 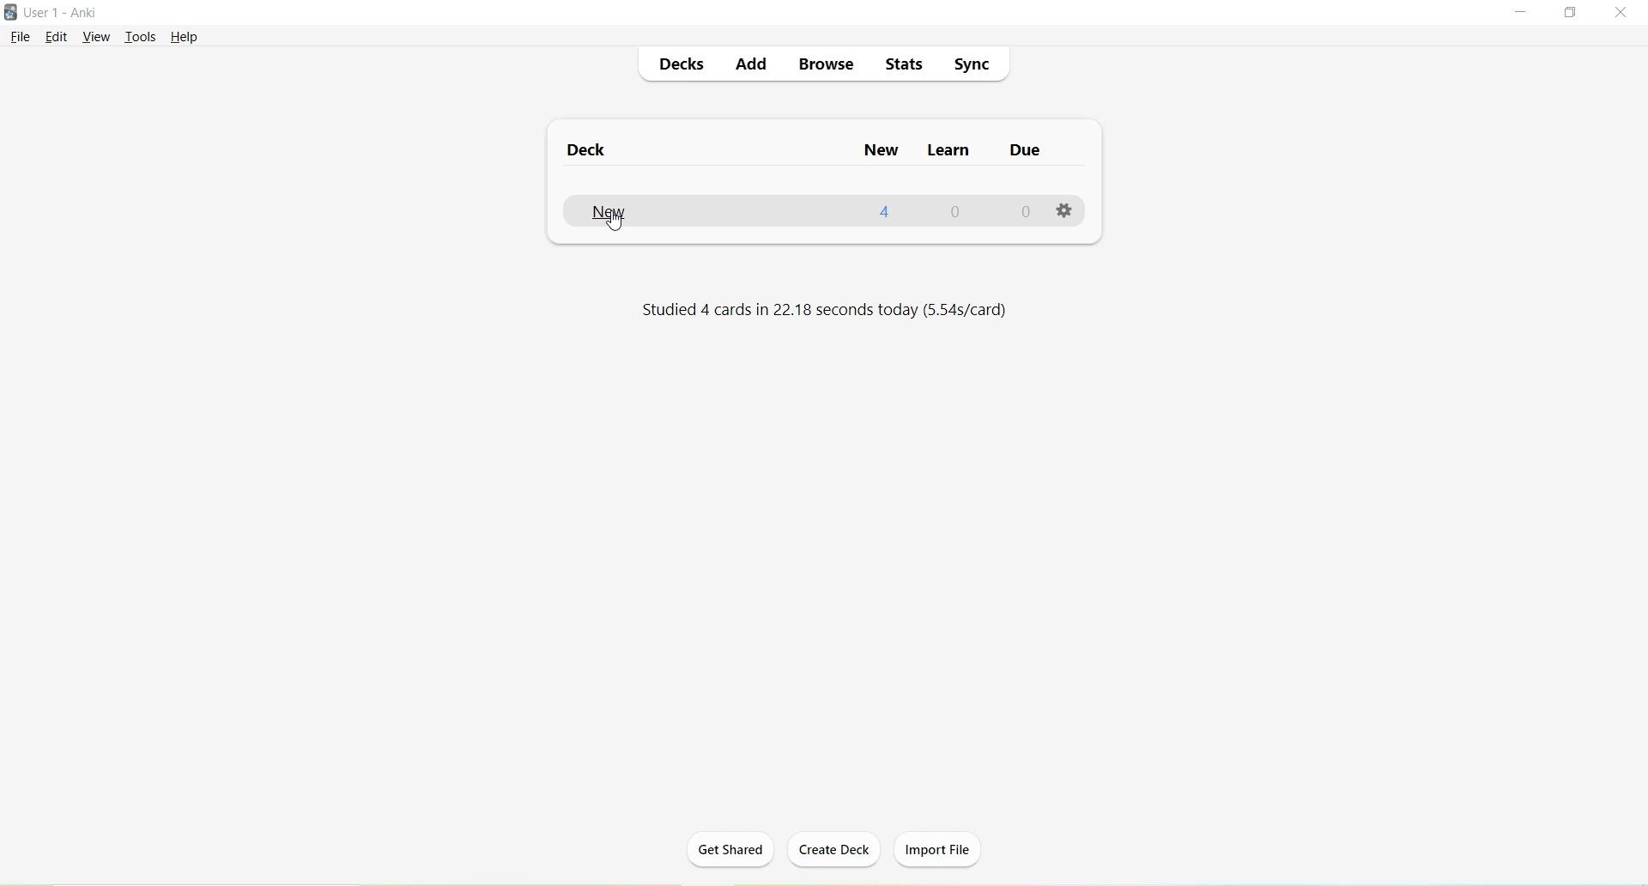 I want to click on Due, so click(x=1028, y=153).